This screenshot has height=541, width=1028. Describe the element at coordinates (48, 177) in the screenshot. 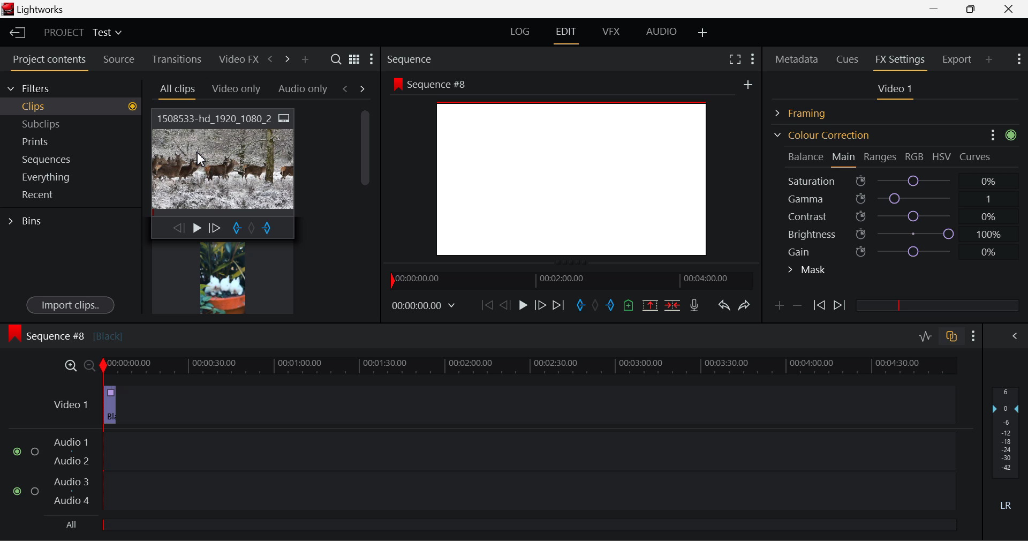

I see `Everything` at that location.